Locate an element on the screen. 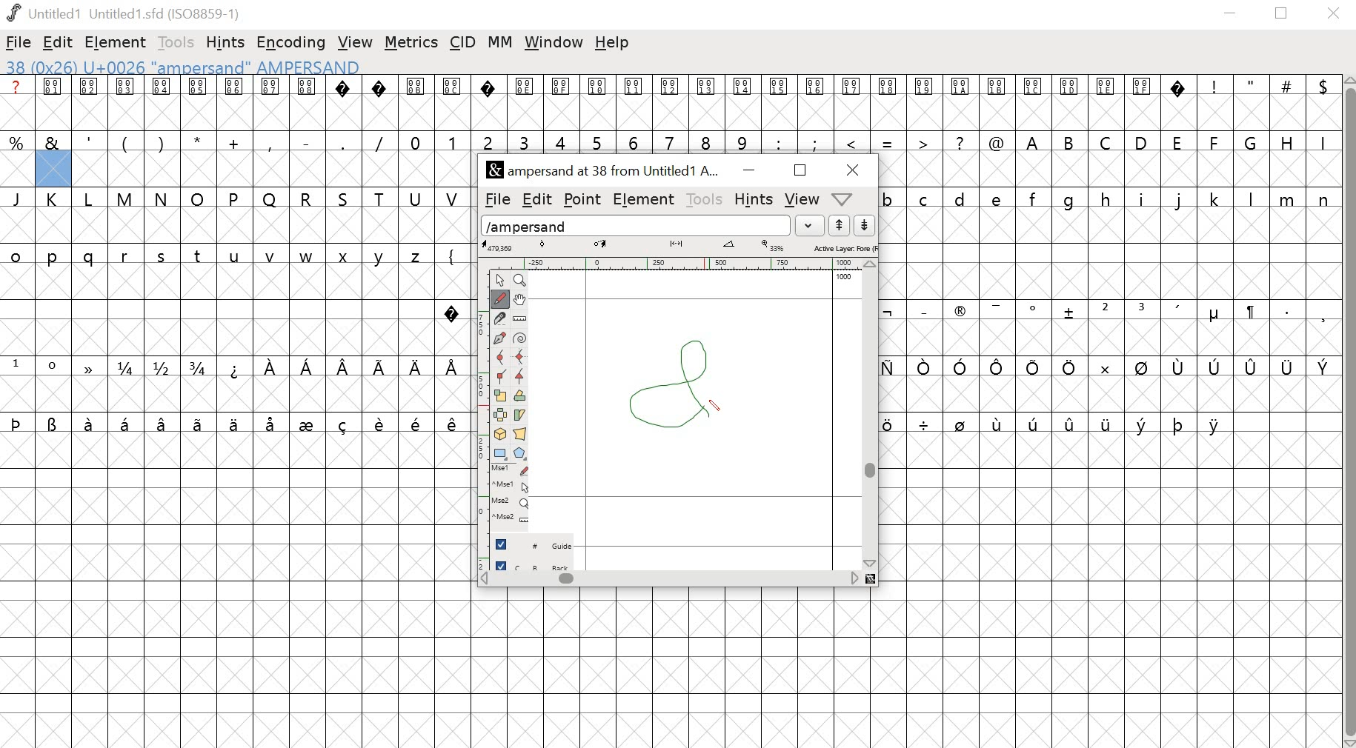  rectangle and ellipse is located at coordinates (500, 453).